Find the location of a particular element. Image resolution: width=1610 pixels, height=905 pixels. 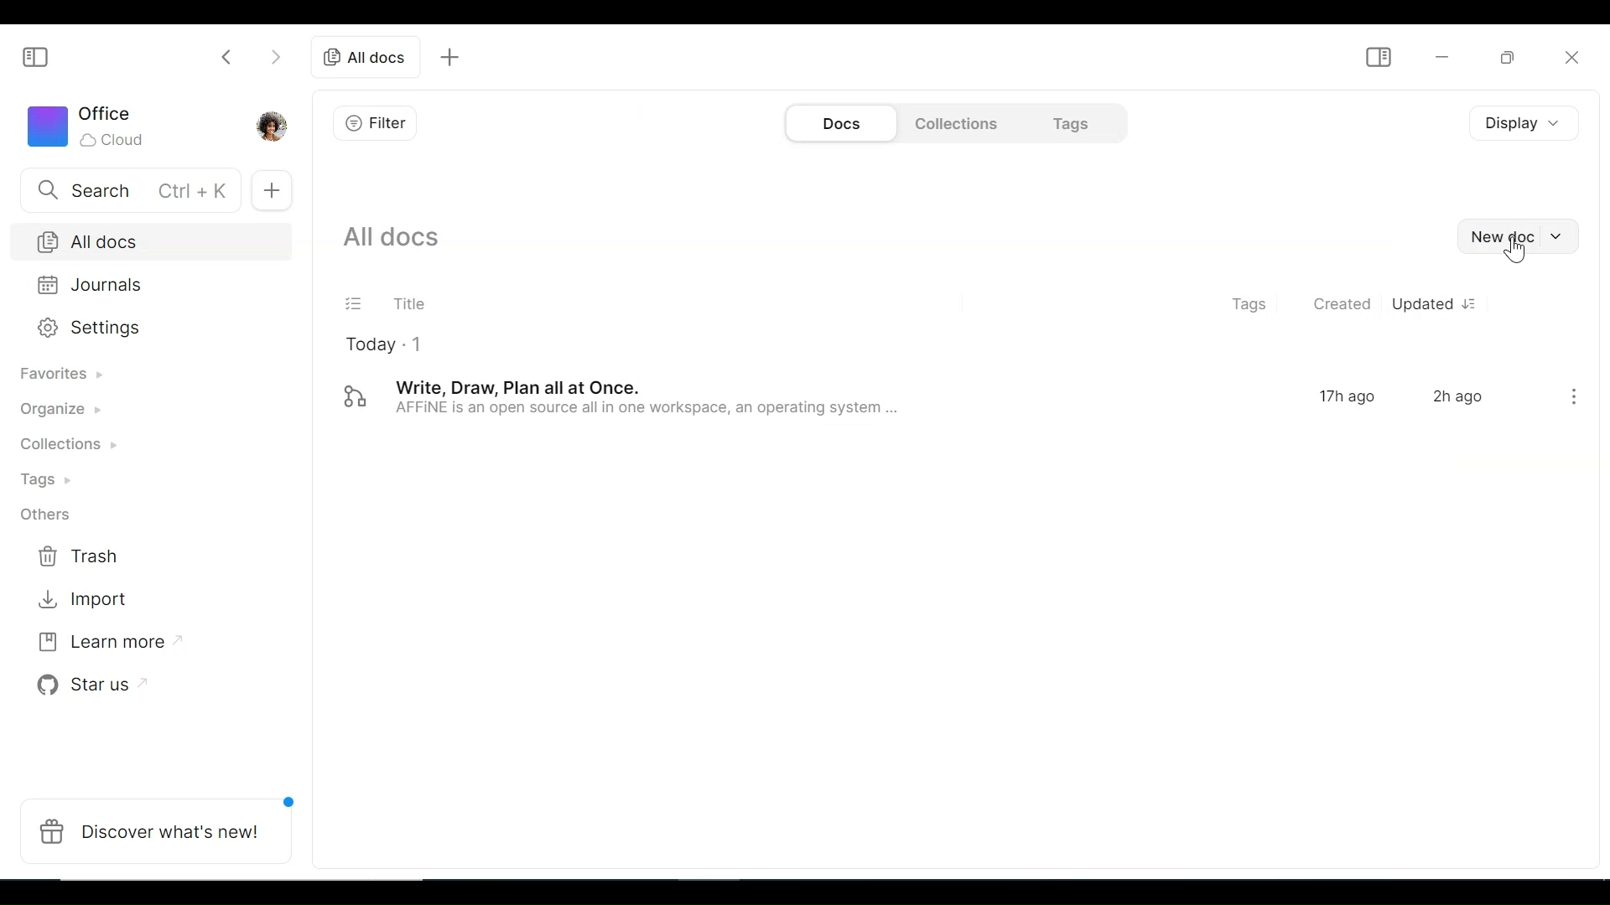

Settings is located at coordinates (142, 328).